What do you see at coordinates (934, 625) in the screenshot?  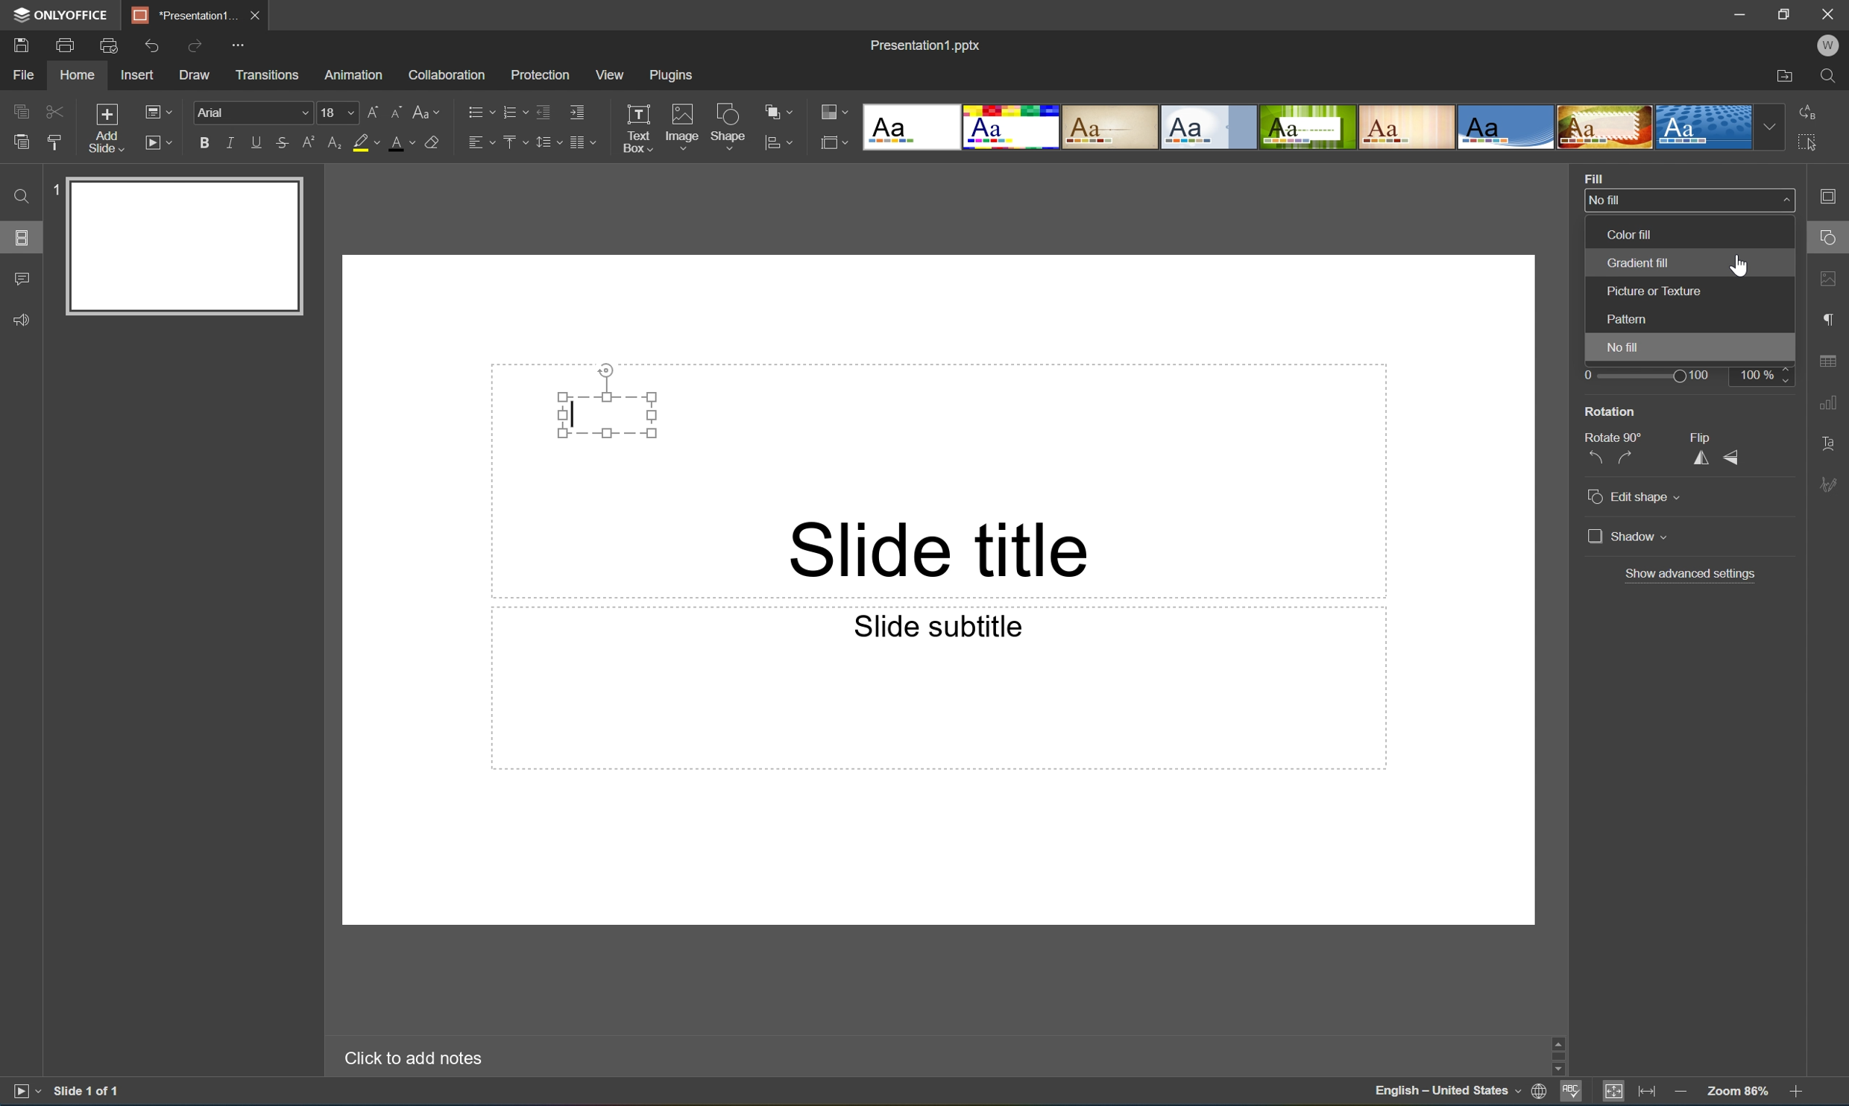 I see `Slide subtitle` at bounding box center [934, 625].